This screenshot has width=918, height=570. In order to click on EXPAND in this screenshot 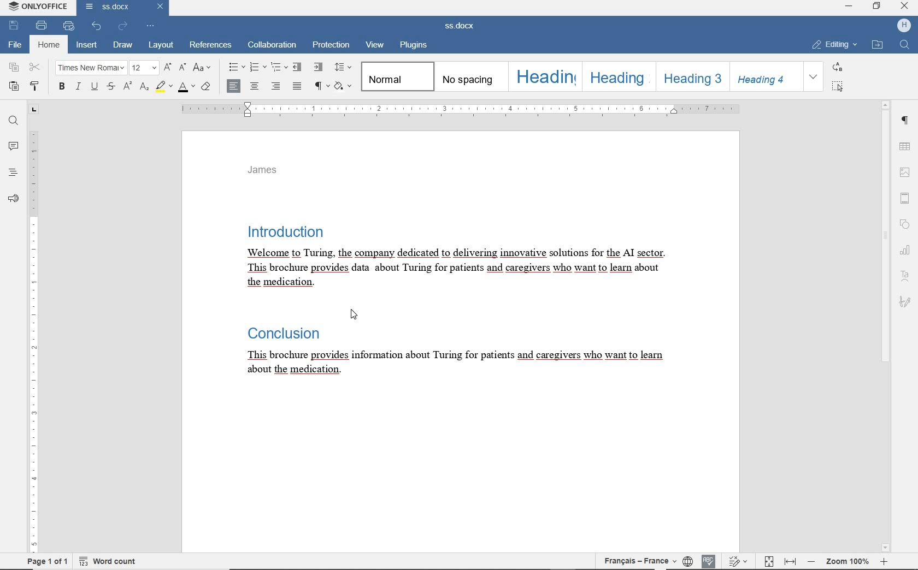, I will do `click(814, 78)`.